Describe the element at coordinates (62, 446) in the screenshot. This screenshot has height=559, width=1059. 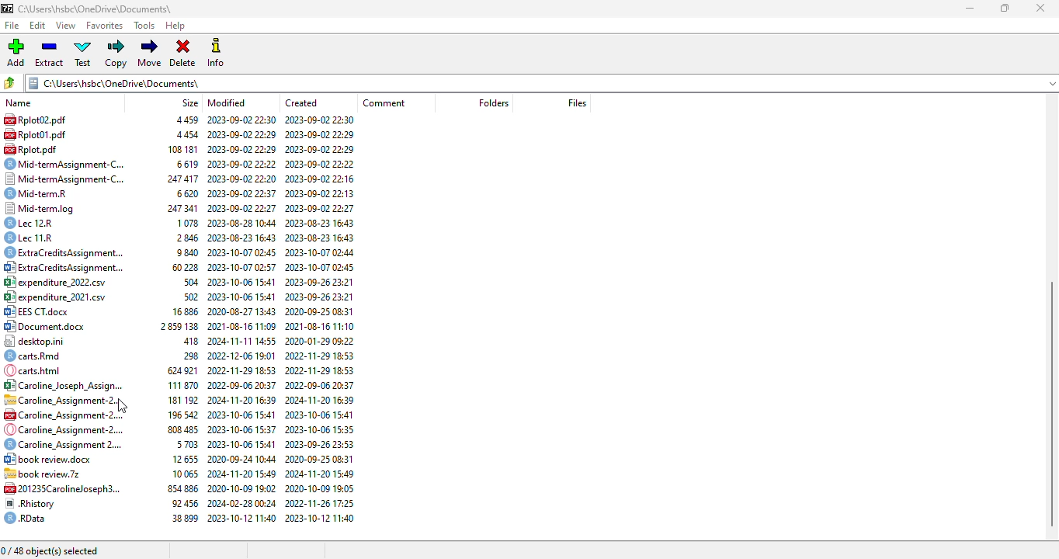
I see ` Caroline_Assignment 2...` at that location.